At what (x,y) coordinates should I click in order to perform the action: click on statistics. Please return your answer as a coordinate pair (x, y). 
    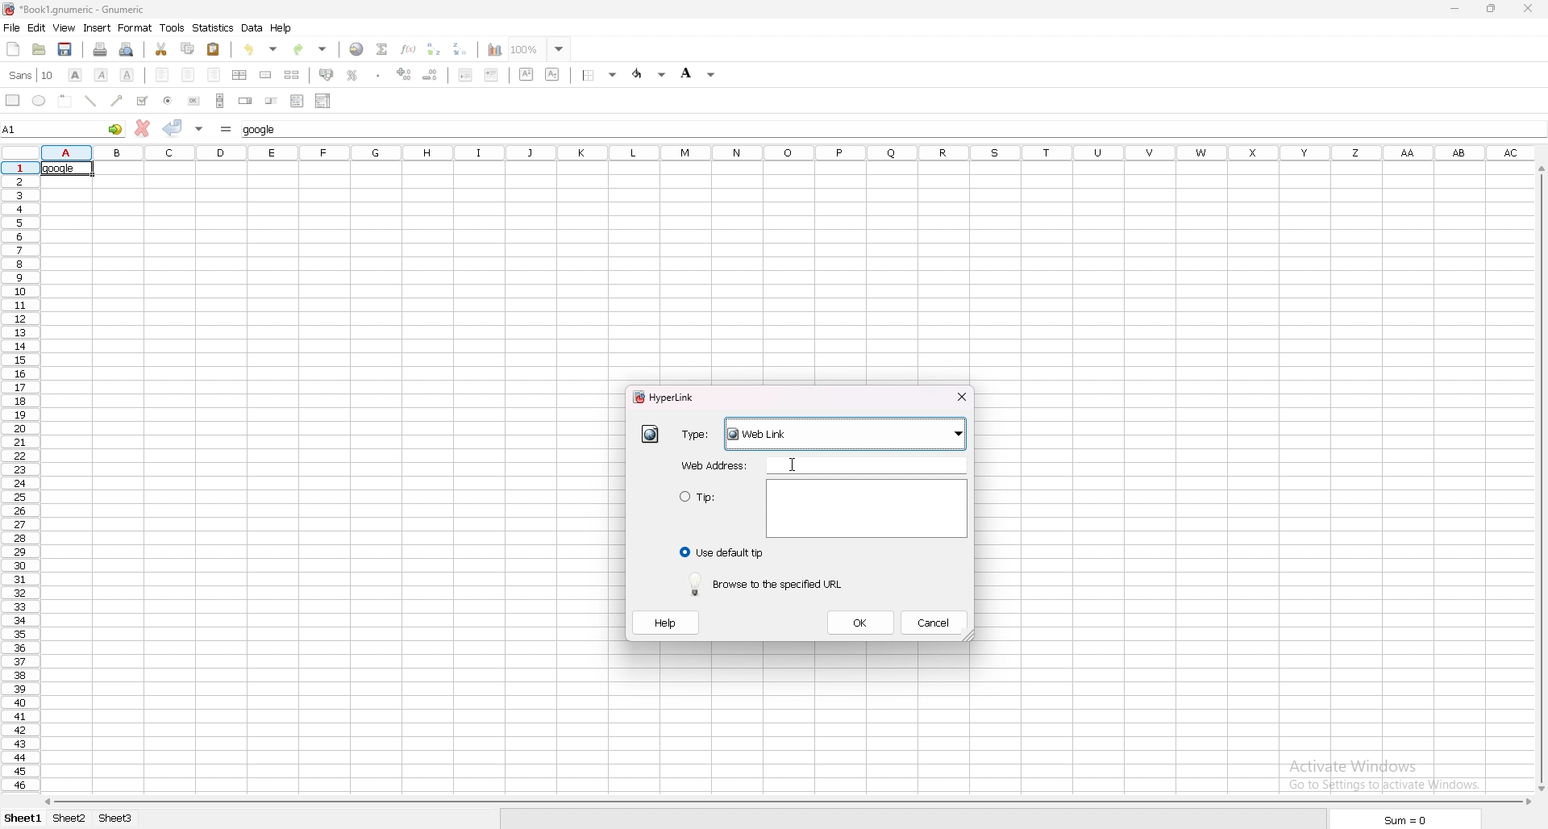
    Looking at the image, I should click on (214, 28).